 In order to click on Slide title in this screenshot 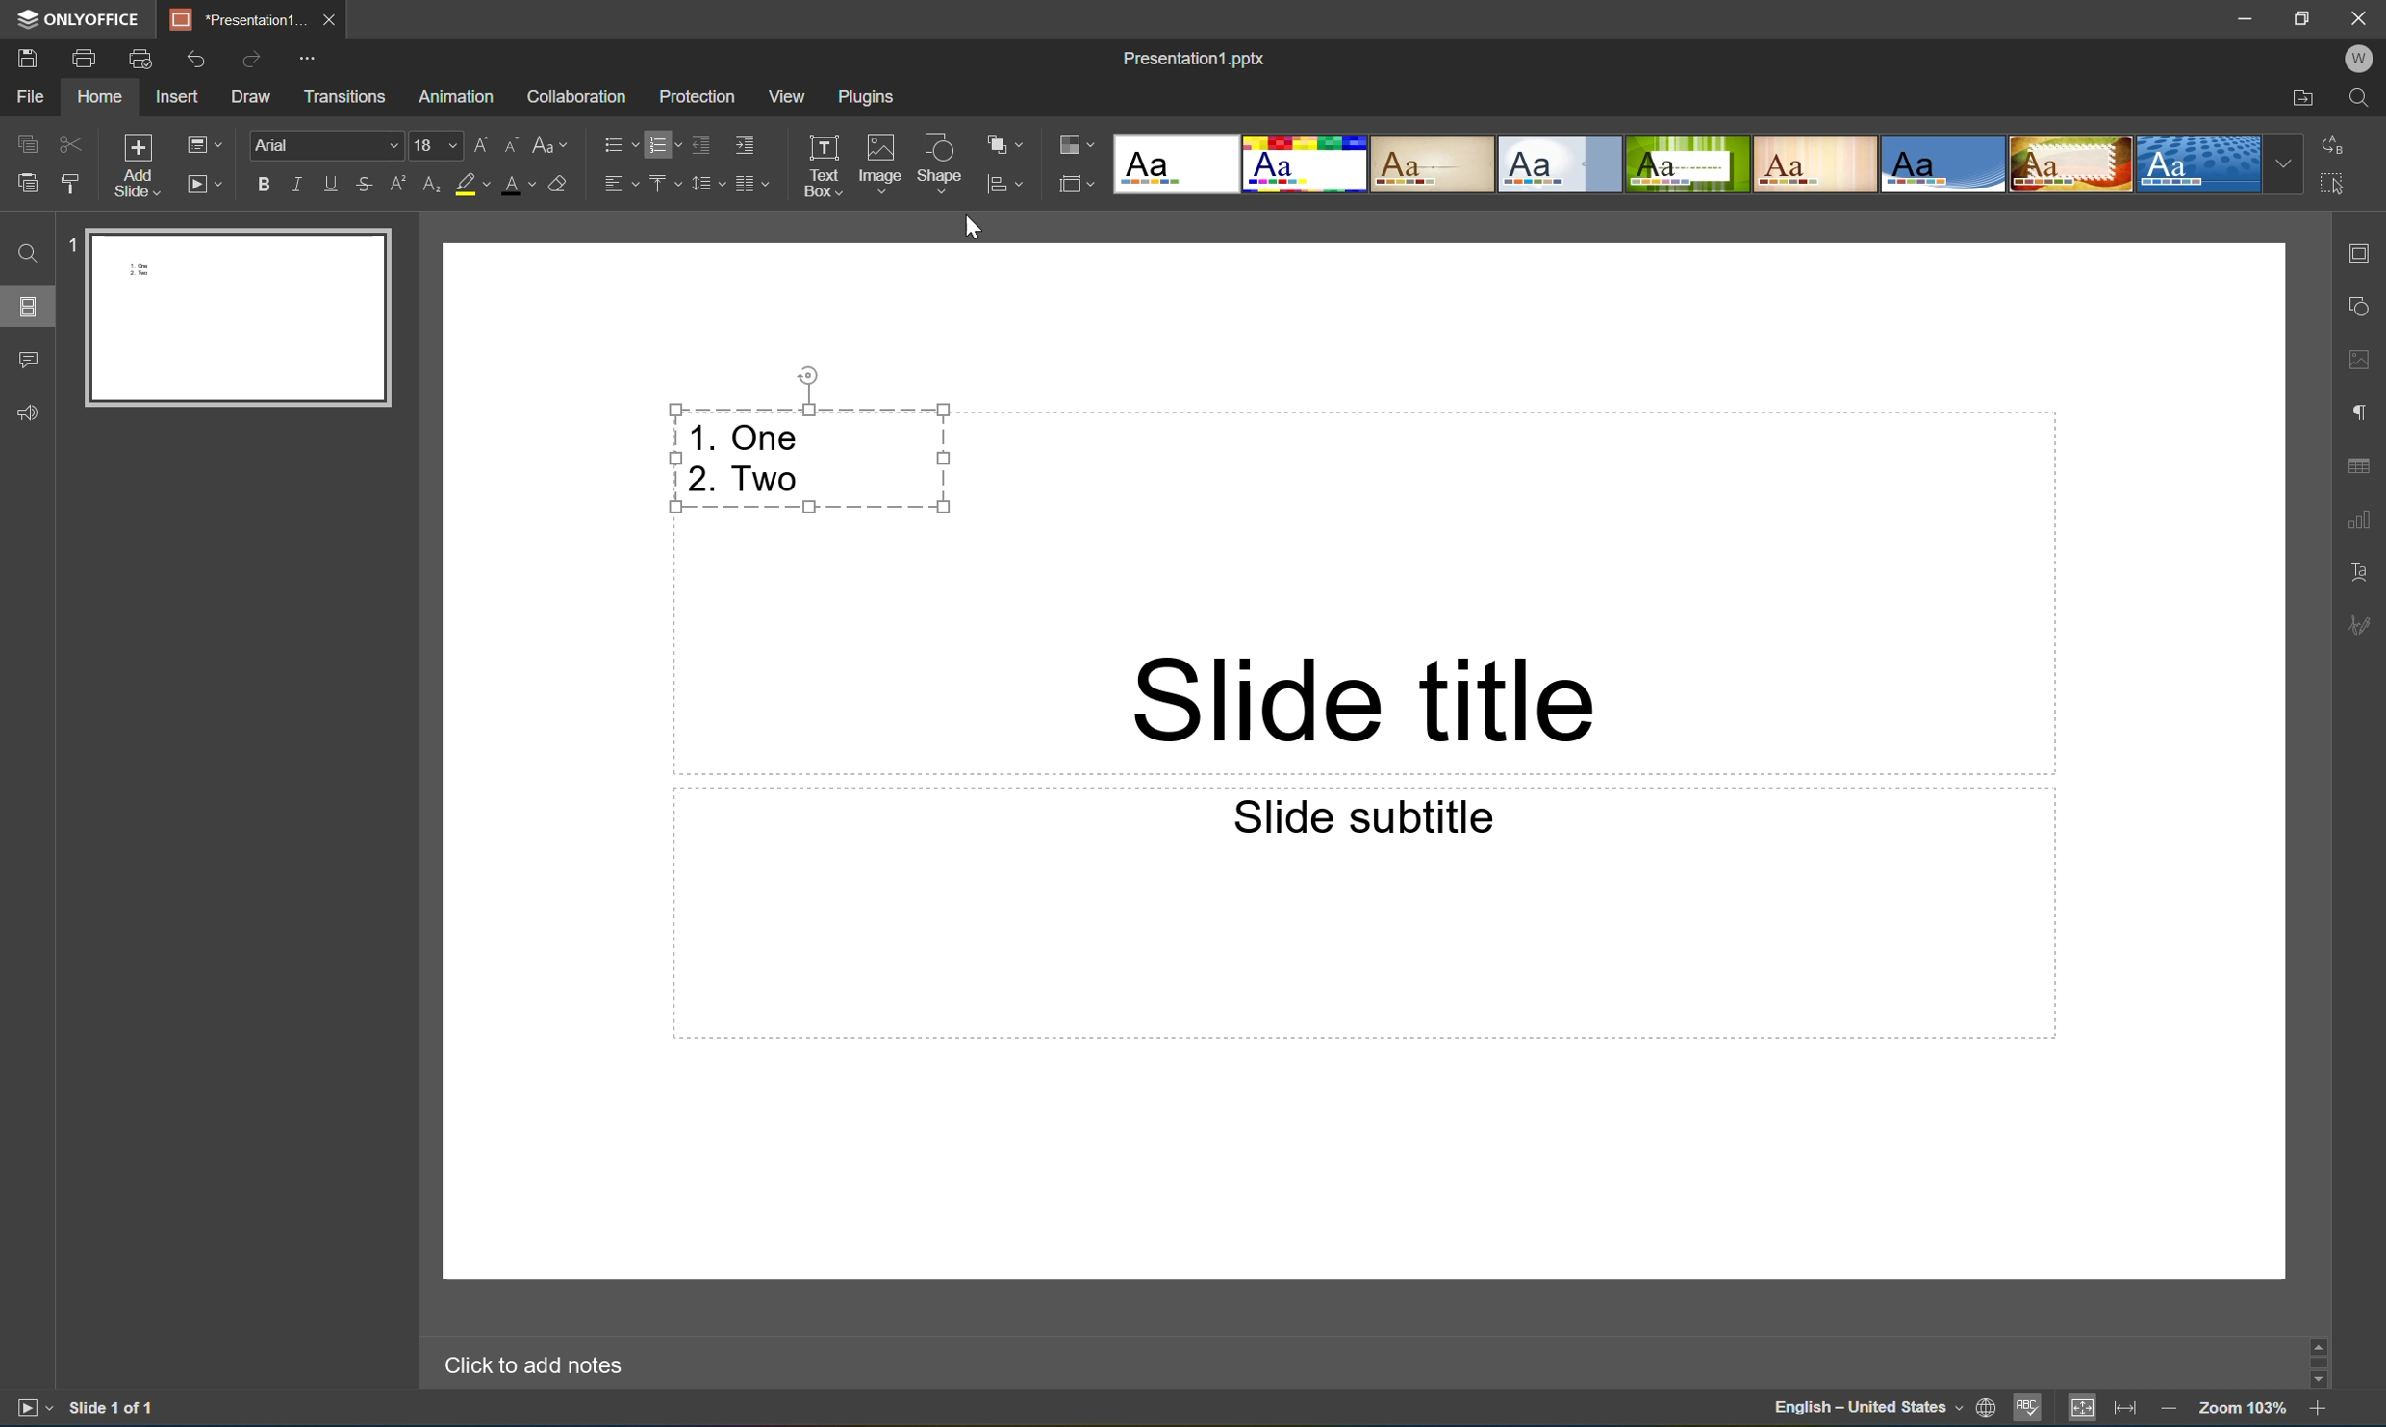, I will do `click(1362, 700)`.